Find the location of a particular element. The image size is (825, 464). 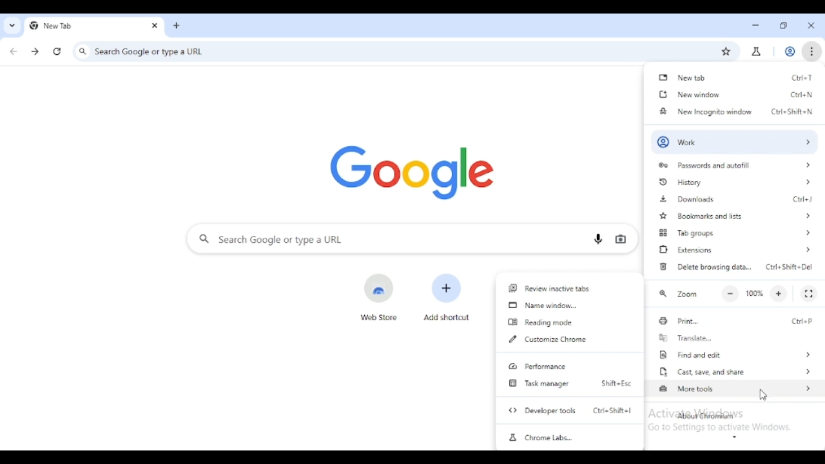

review inactive tabs is located at coordinates (548, 287).